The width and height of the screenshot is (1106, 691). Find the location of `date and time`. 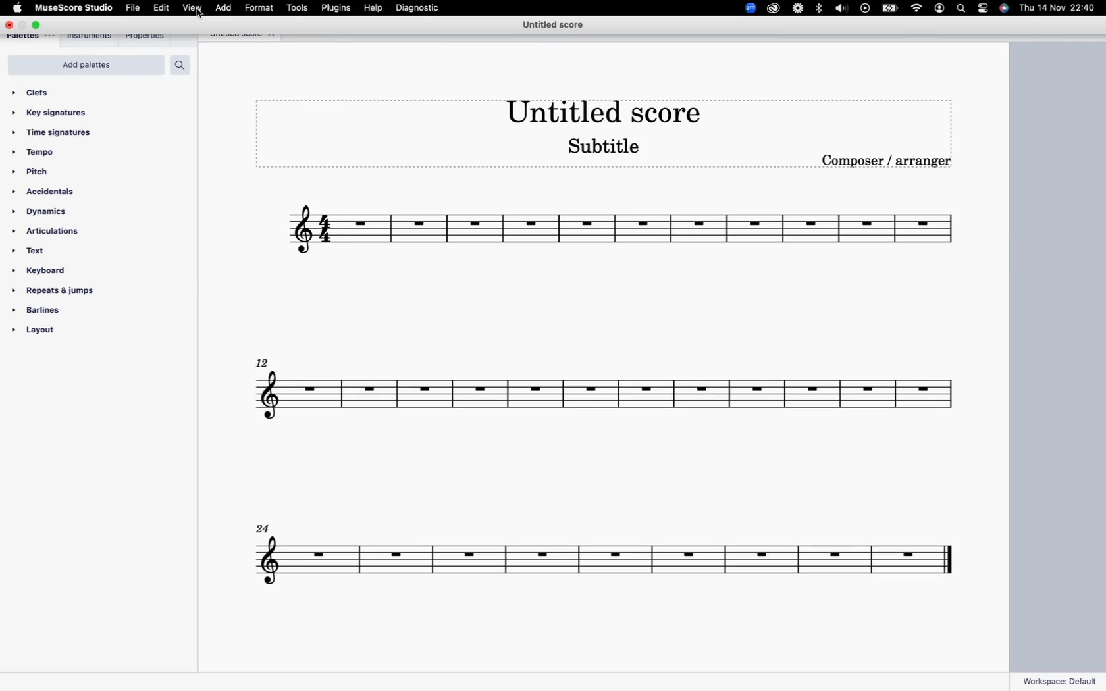

date and time is located at coordinates (1059, 9).